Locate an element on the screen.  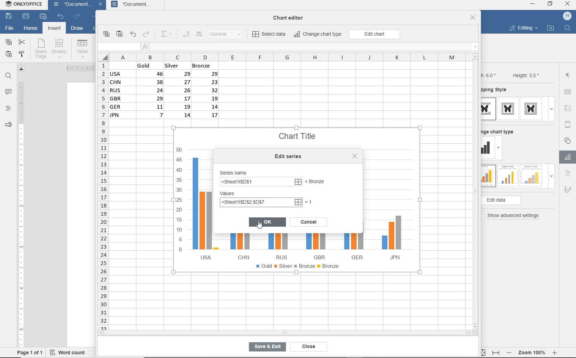
search is located at coordinates (568, 27).